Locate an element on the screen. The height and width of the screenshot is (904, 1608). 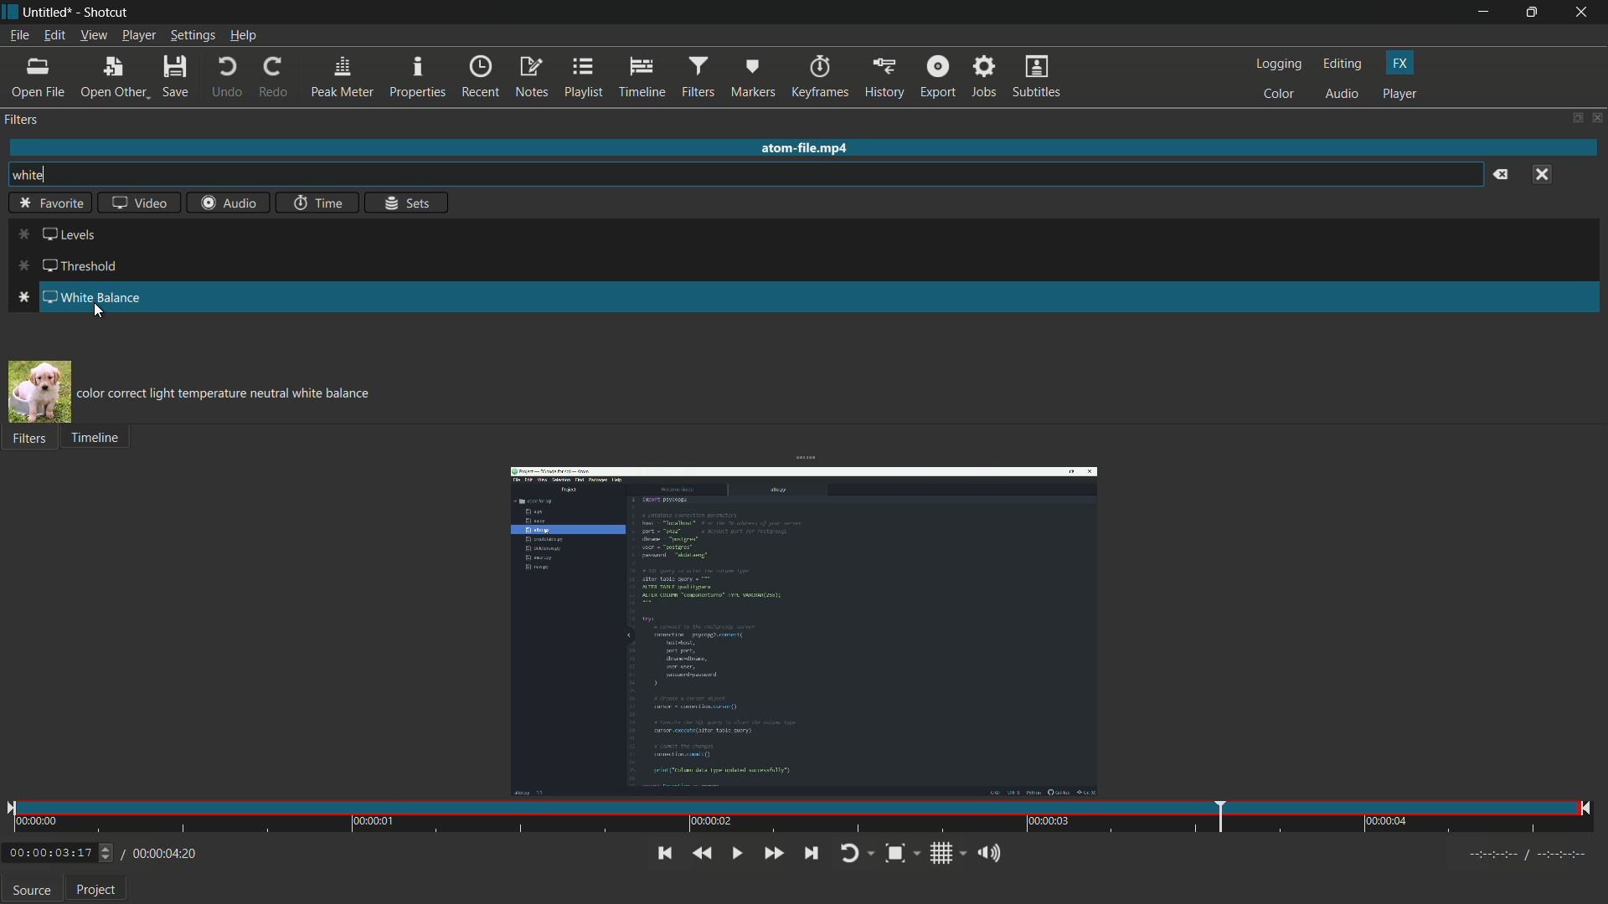
audio is located at coordinates (227, 202).